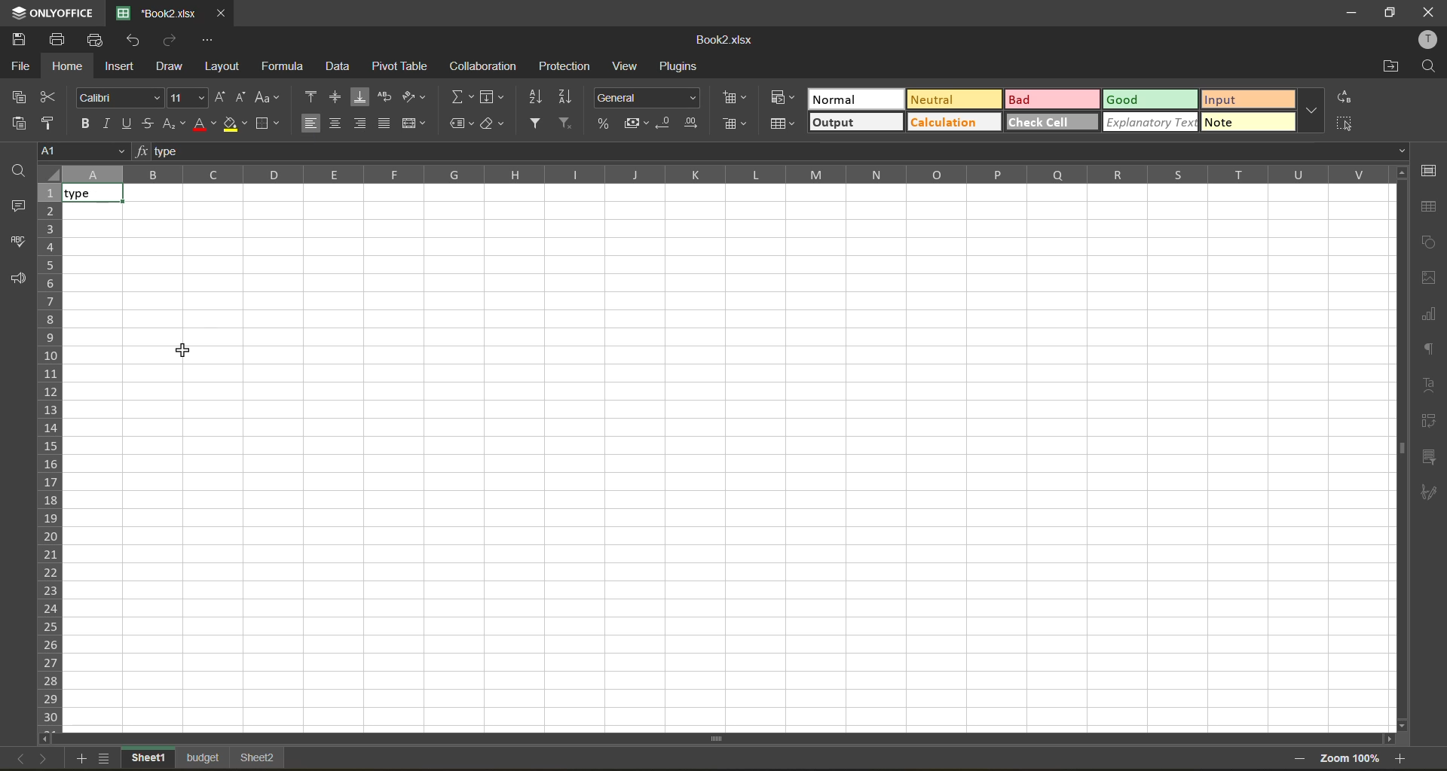 This screenshot has height=771, width=1447. What do you see at coordinates (339, 66) in the screenshot?
I see `data` at bounding box center [339, 66].